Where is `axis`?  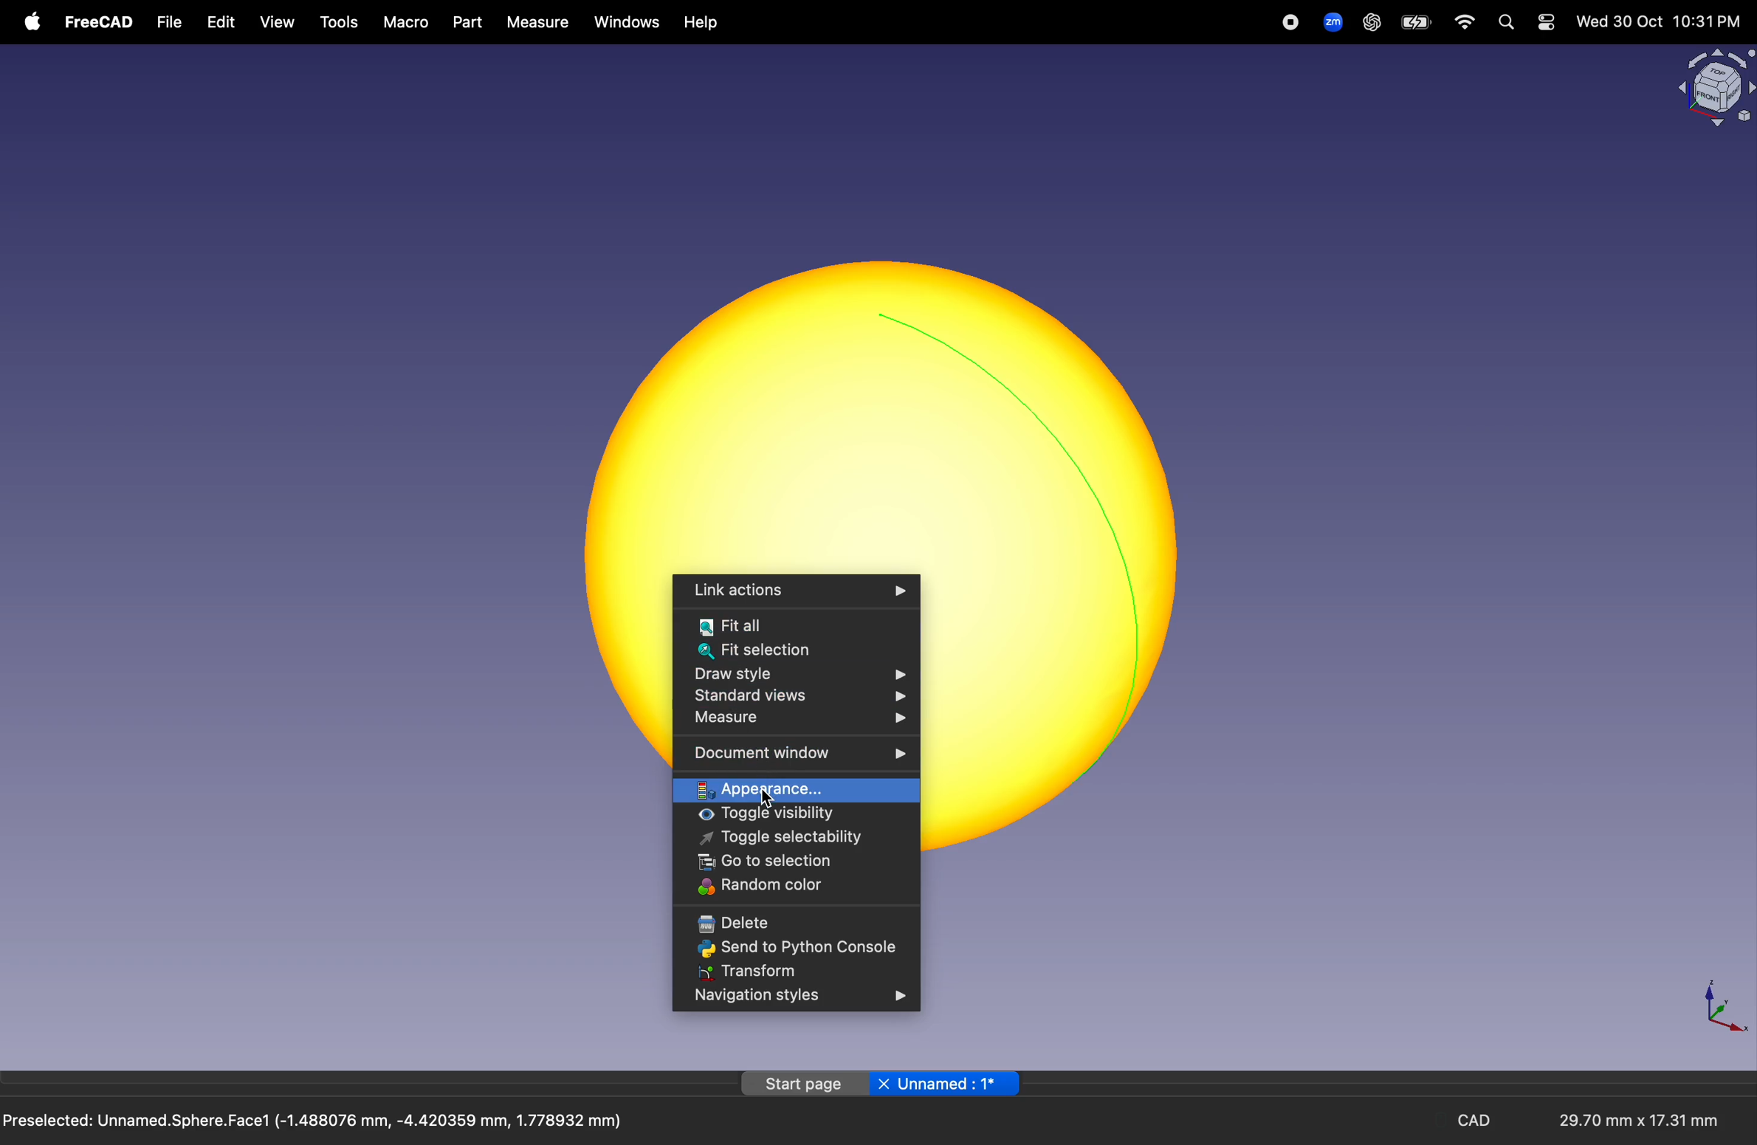 axis is located at coordinates (1721, 1004).